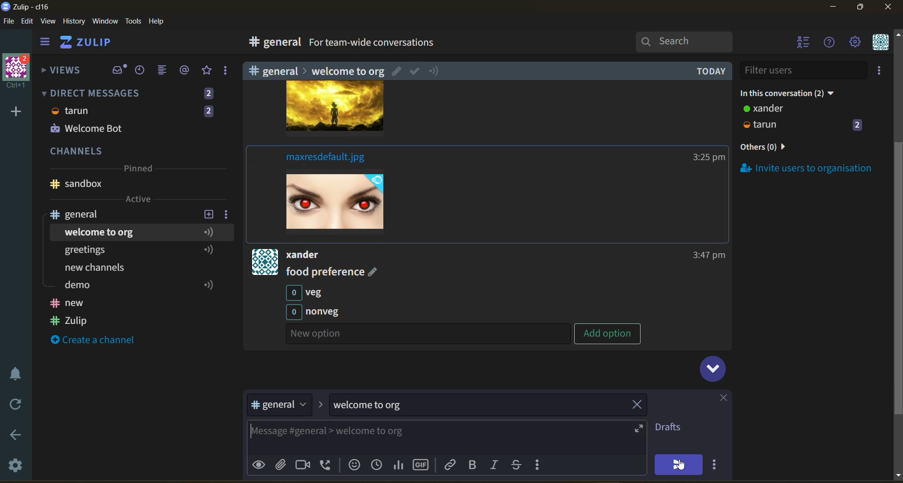  I want to click on bold, so click(472, 465).